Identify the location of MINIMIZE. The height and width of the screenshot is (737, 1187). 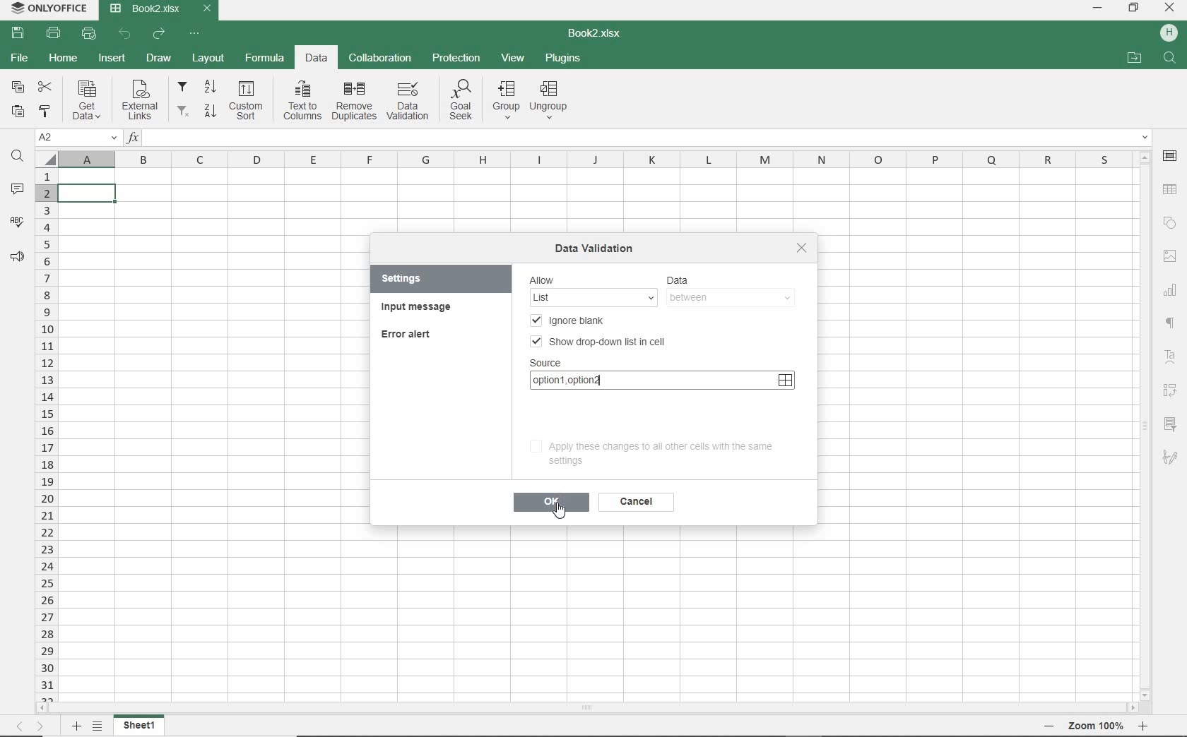
(1097, 7).